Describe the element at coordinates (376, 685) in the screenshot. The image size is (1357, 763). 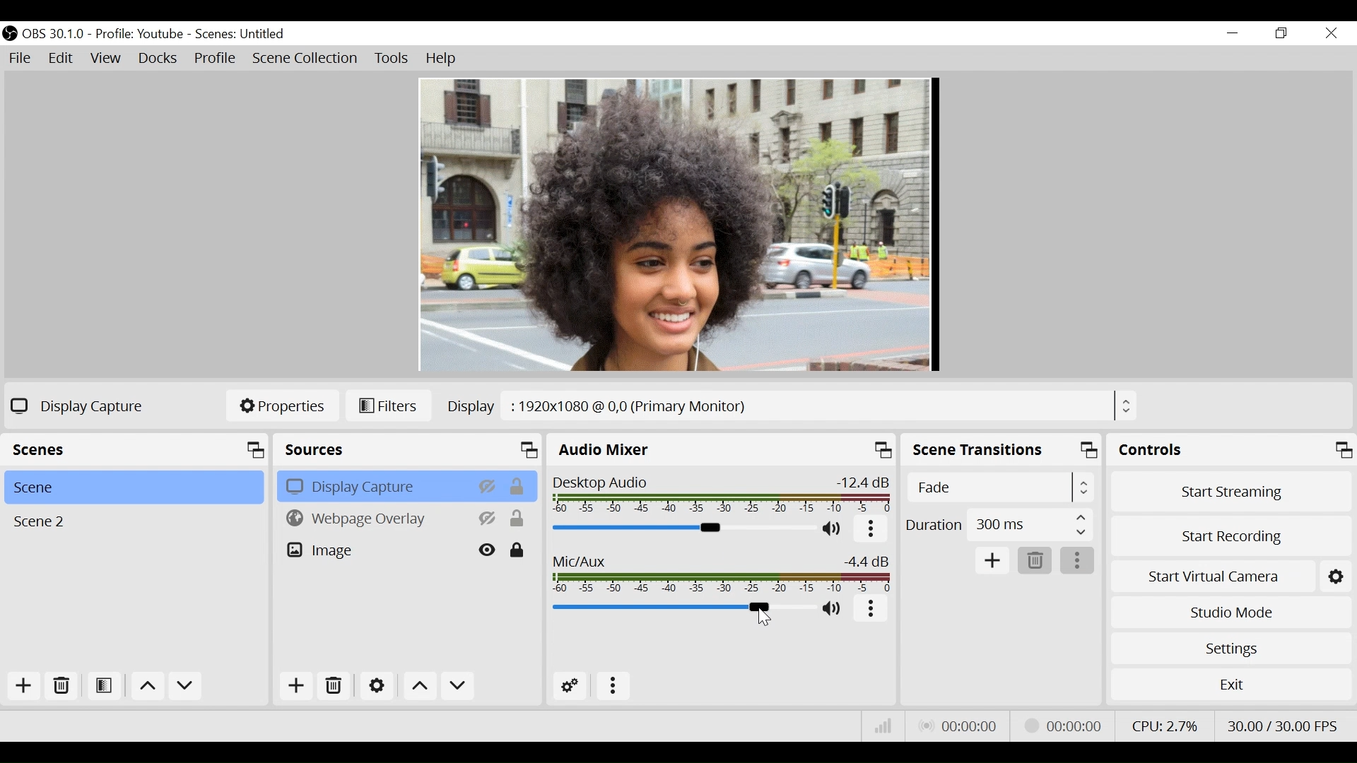
I see `Settings` at that location.